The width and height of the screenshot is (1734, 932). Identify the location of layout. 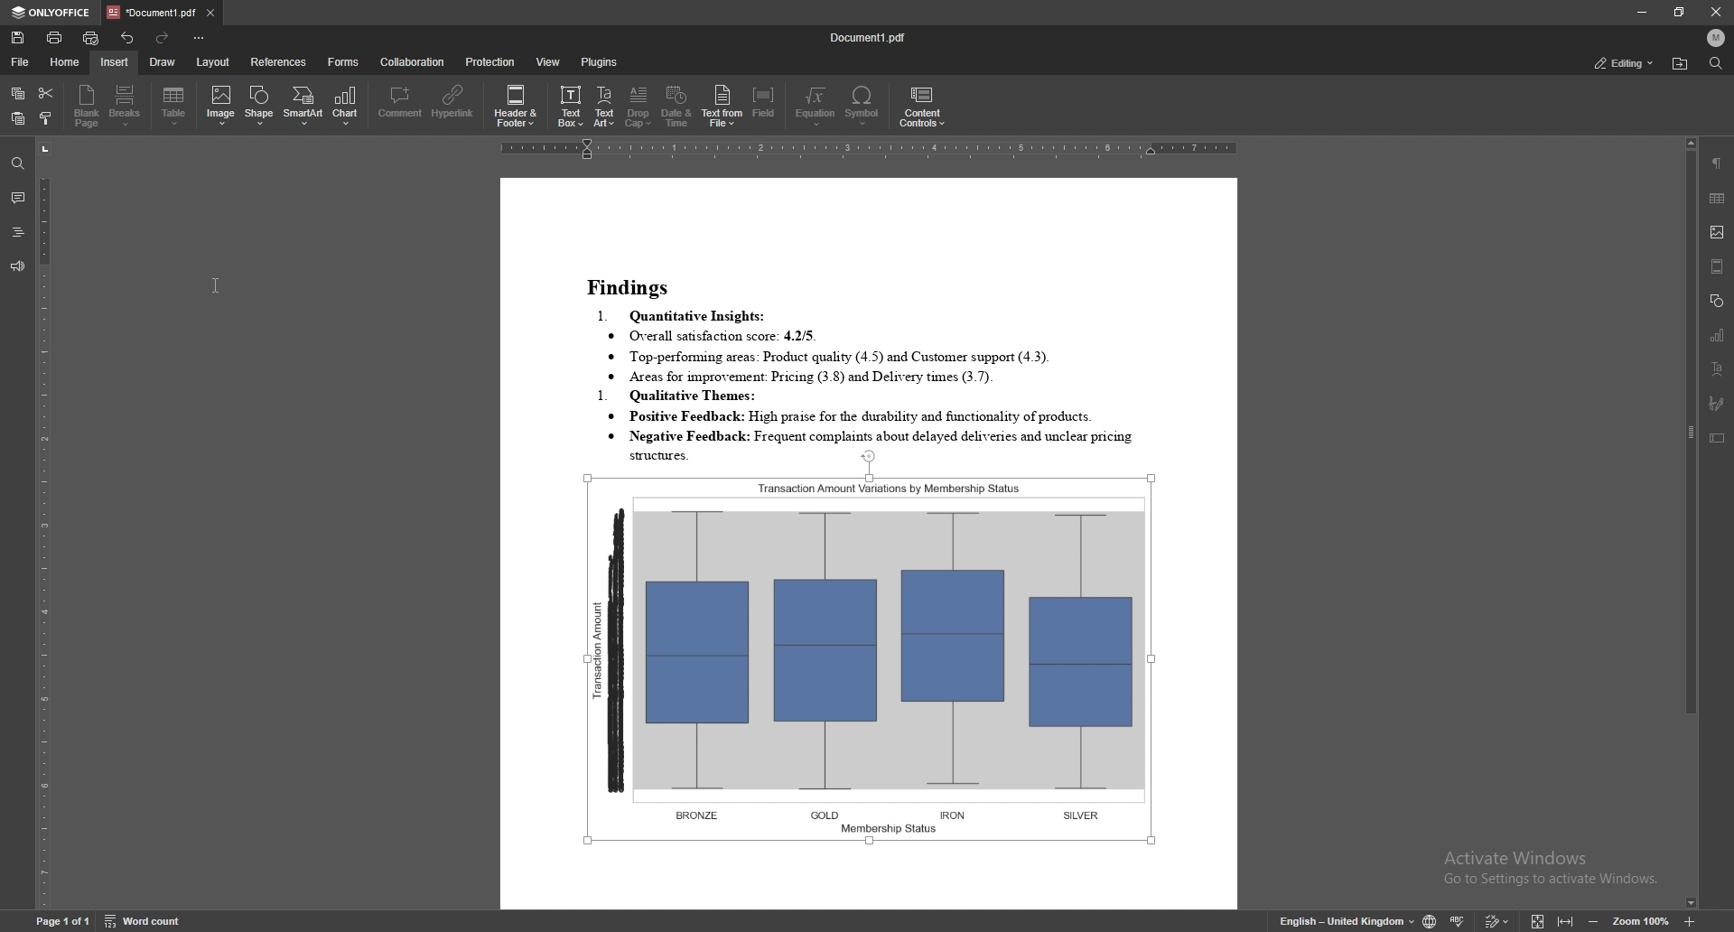
(216, 61).